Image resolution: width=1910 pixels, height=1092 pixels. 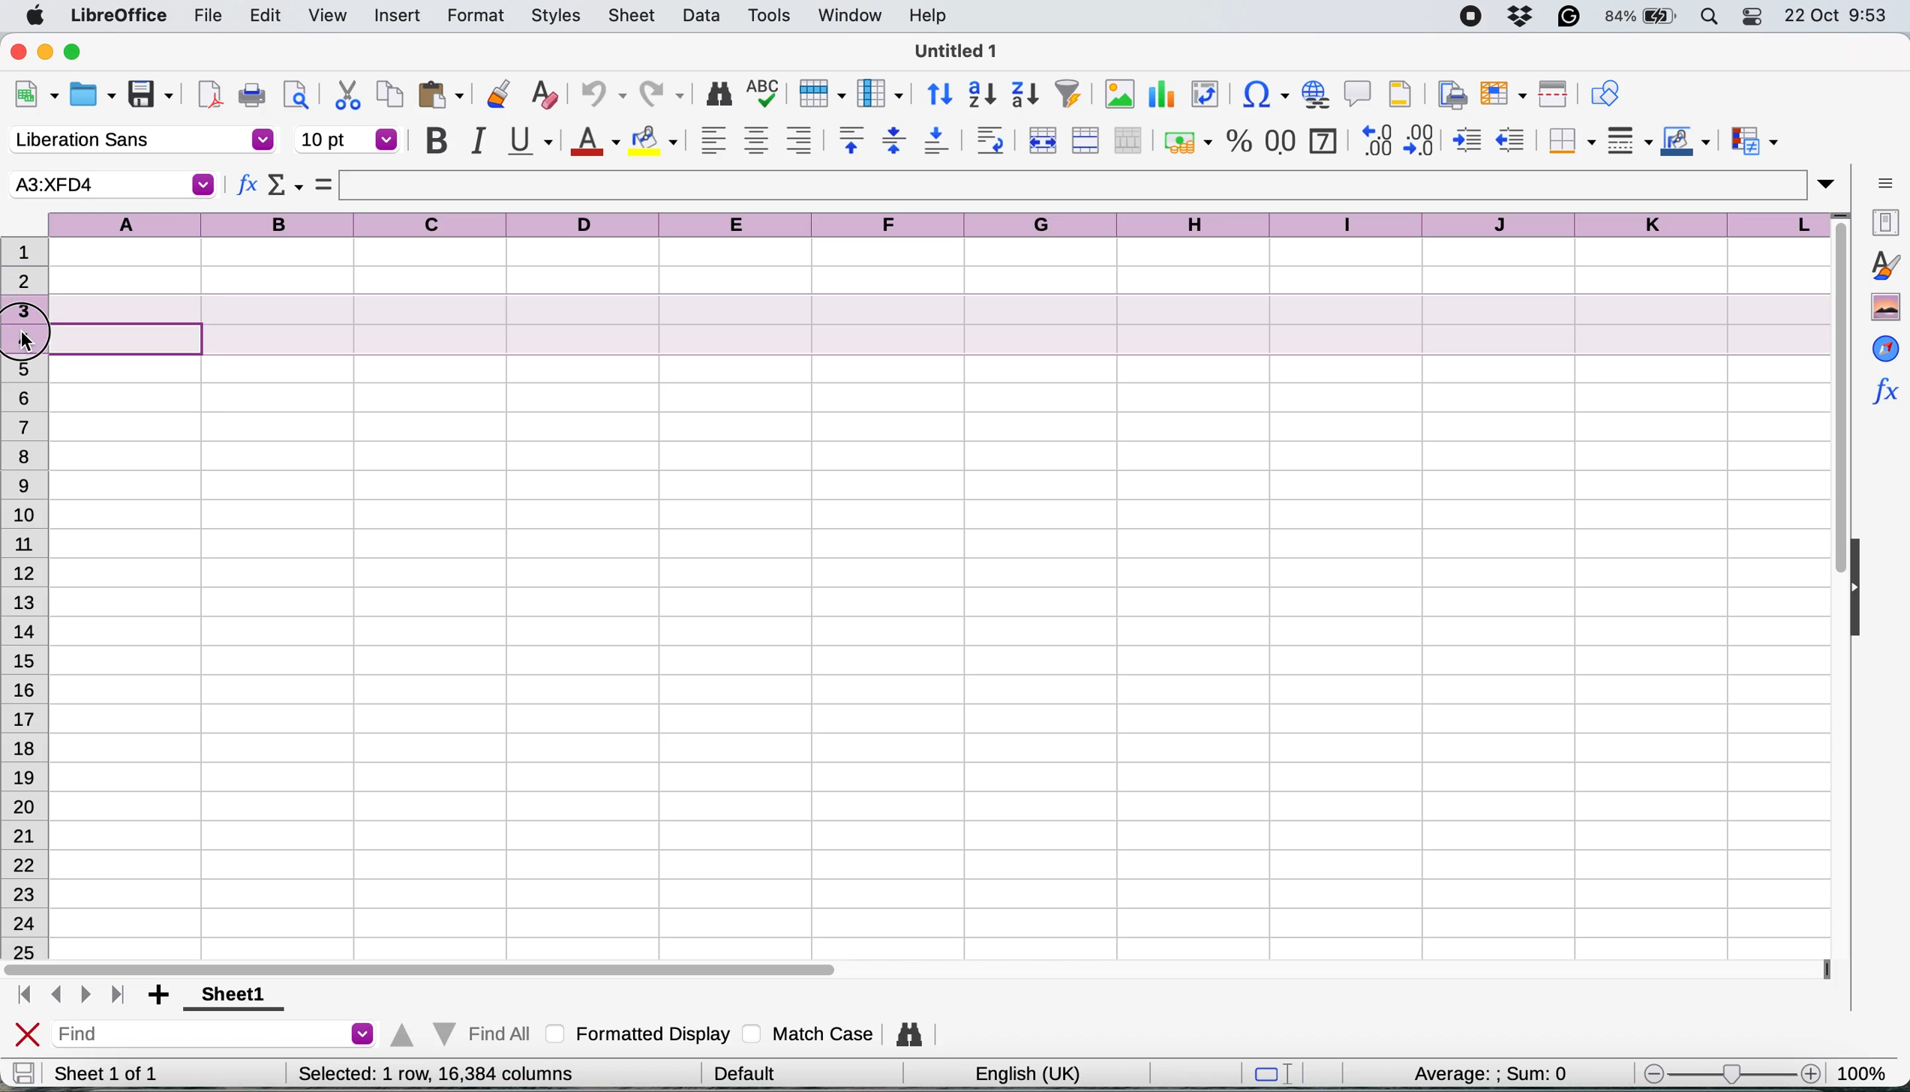 What do you see at coordinates (476, 17) in the screenshot?
I see `format` at bounding box center [476, 17].